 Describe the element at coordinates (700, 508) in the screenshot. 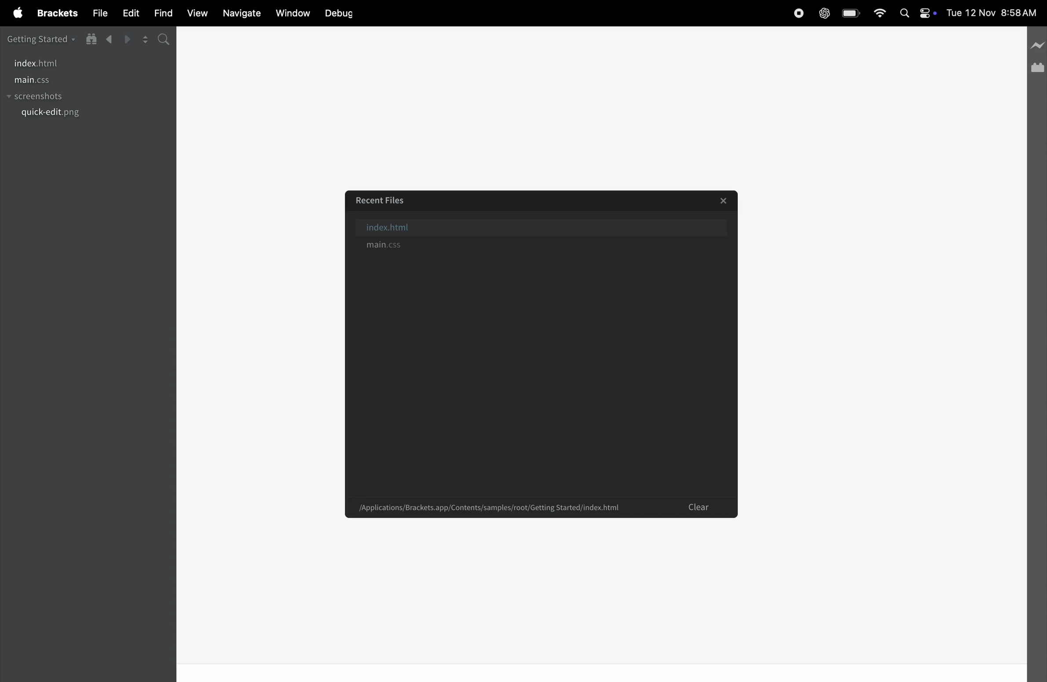

I see `clear` at that location.